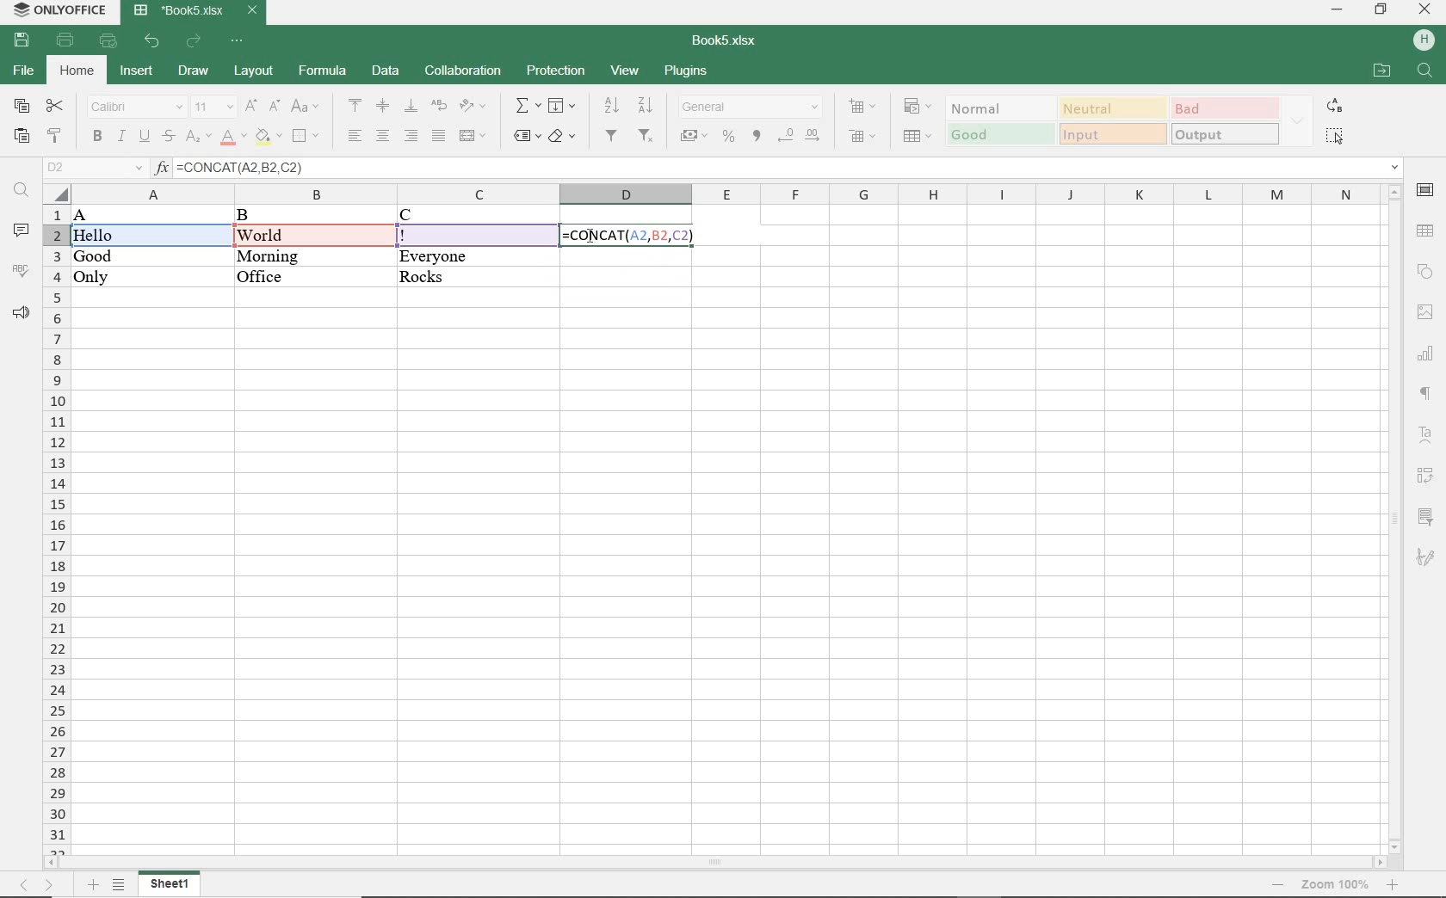 The image size is (1446, 898). Describe the element at coordinates (552, 70) in the screenshot. I see `PROTECTION` at that location.